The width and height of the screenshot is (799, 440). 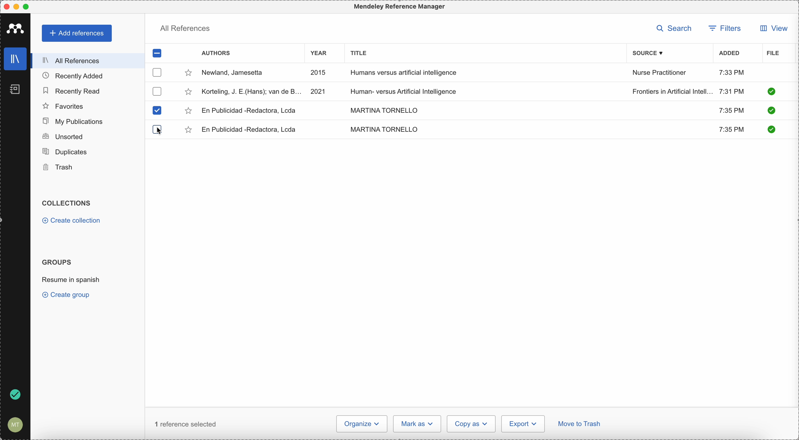 What do you see at coordinates (770, 111) in the screenshot?
I see `check it` at bounding box center [770, 111].